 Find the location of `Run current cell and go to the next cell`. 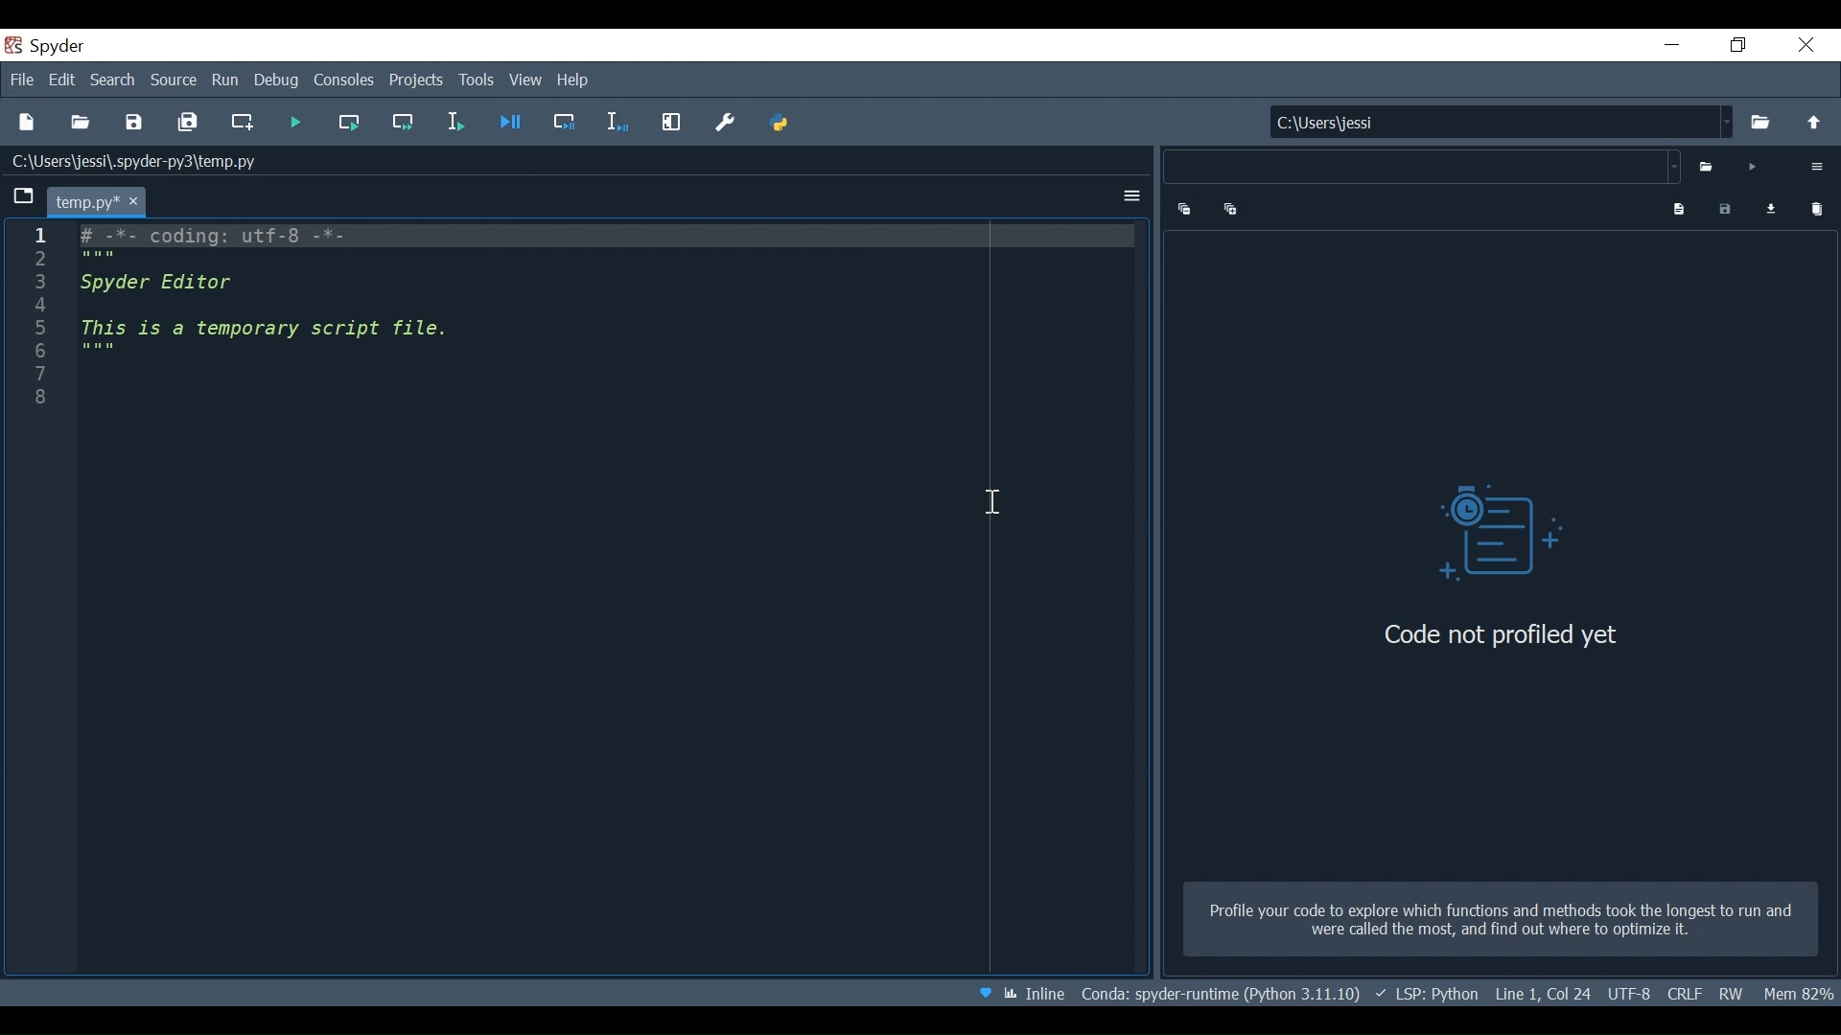

Run current cell and go to the next cell is located at coordinates (405, 122).